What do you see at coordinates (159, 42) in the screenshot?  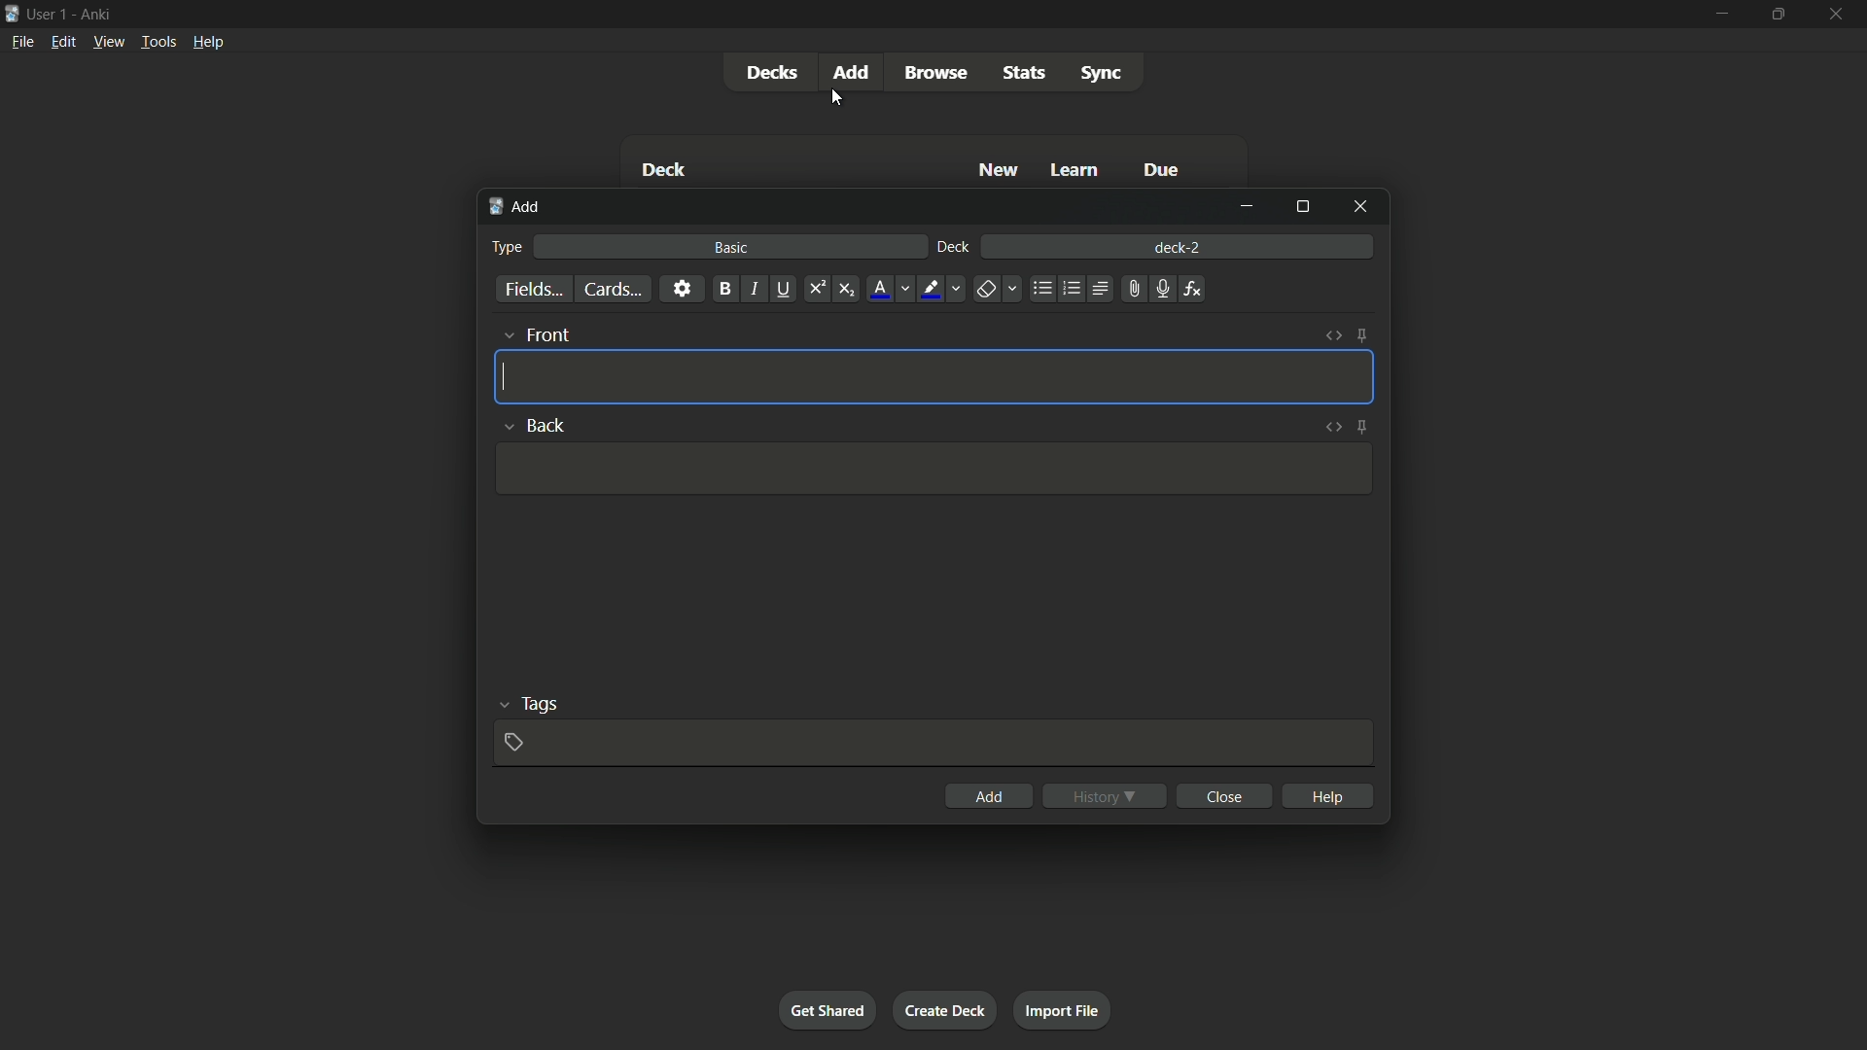 I see `tools menu` at bounding box center [159, 42].